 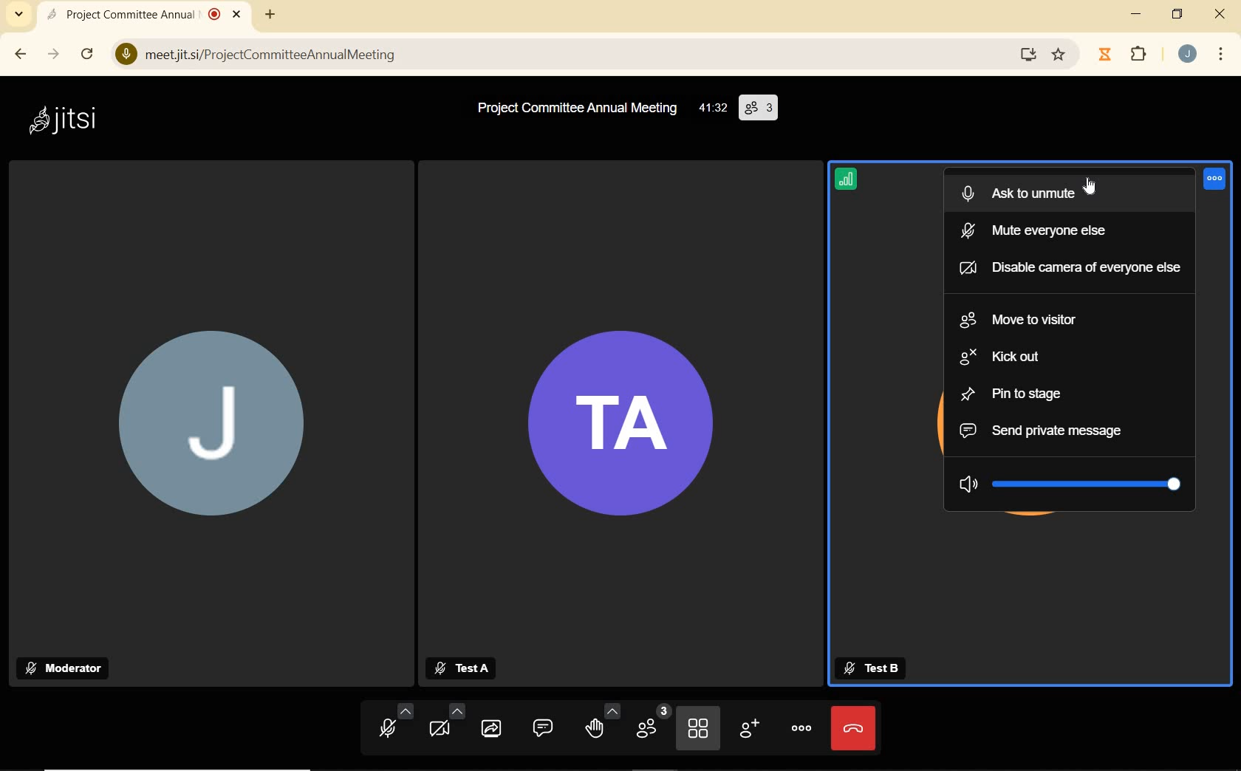 What do you see at coordinates (1070, 482) in the screenshot?
I see `VOLUME  BAR` at bounding box center [1070, 482].